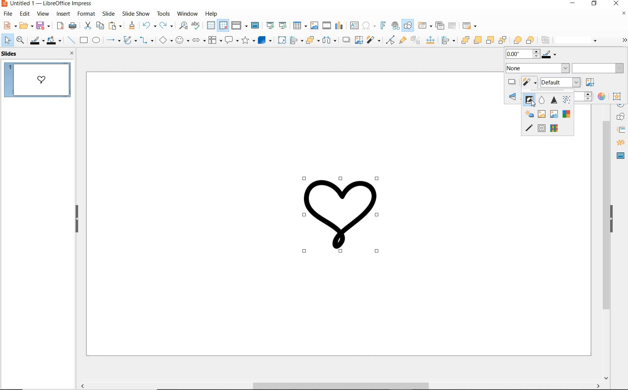  What do you see at coordinates (43, 26) in the screenshot?
I see `save` at bounding box center [43, 26].